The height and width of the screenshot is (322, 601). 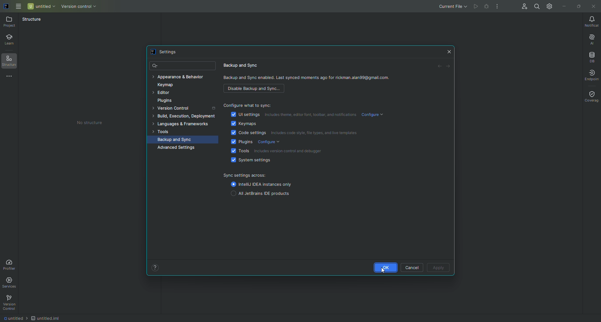 What do you see at coordinates (167, 101) in the screenshot?
I see `Plugins` at bounding box center [167, 101].